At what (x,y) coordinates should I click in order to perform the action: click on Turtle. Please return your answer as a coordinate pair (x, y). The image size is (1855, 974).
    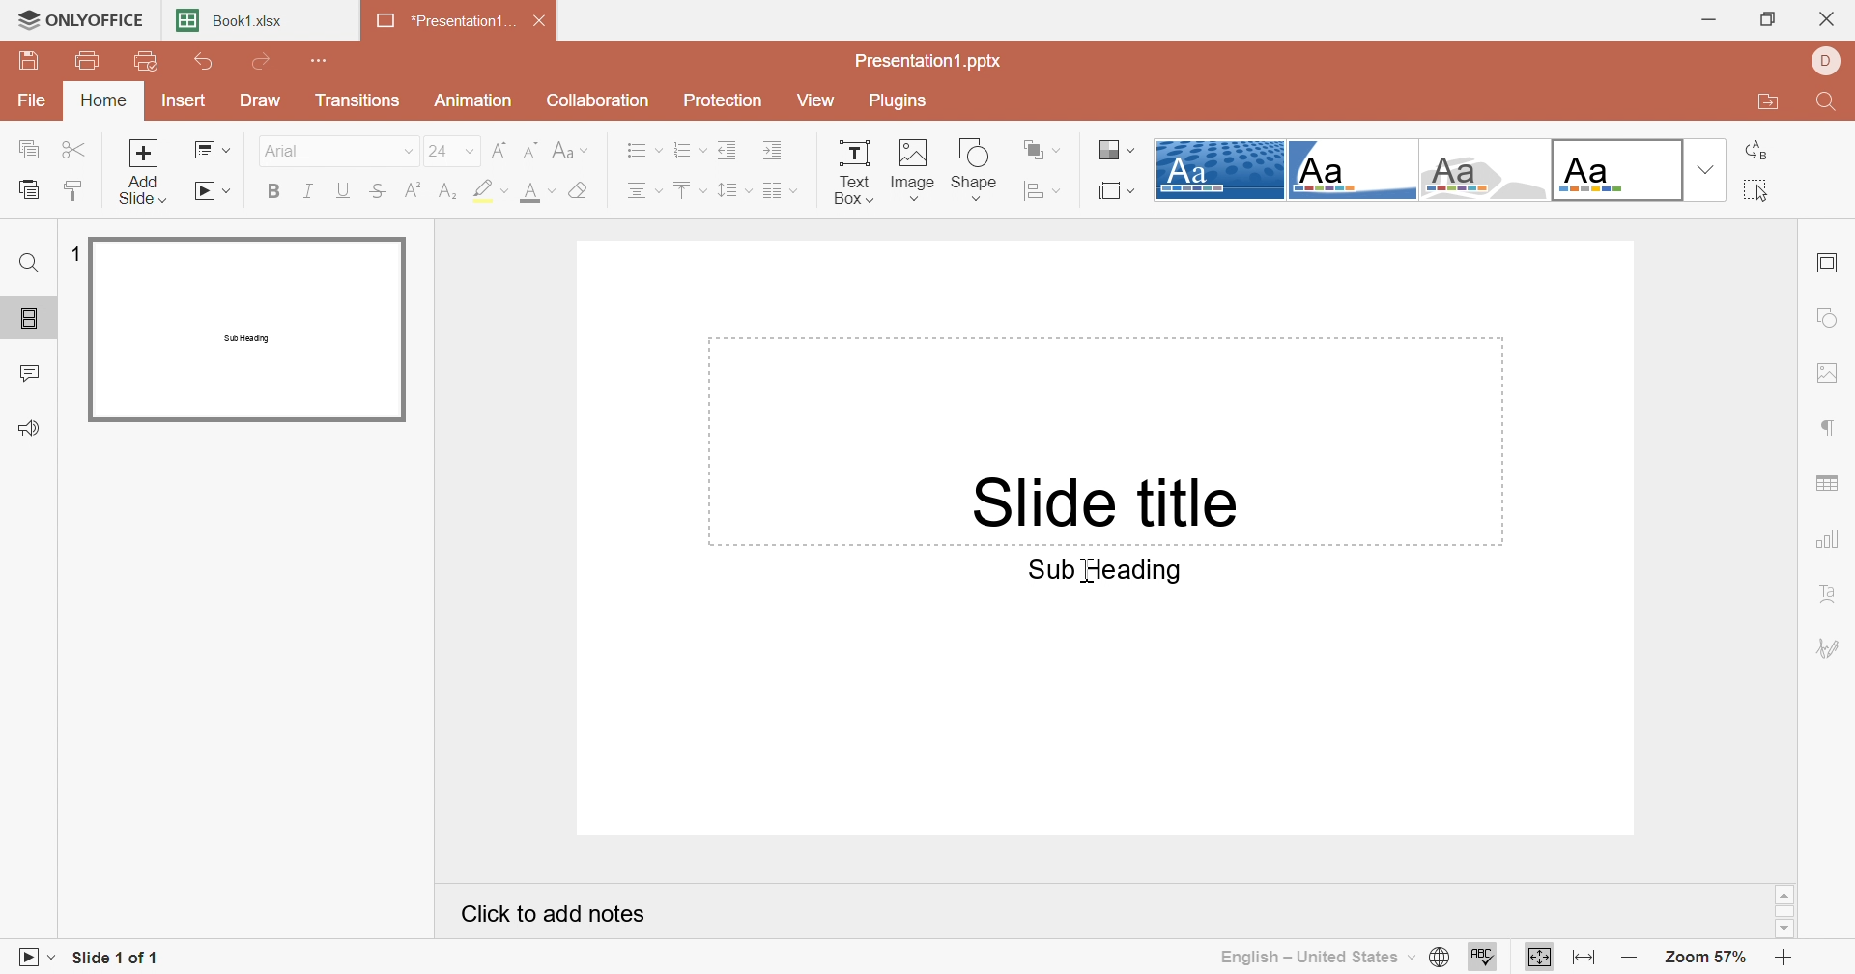
    Looking at the image, I should click on (1484, 170).